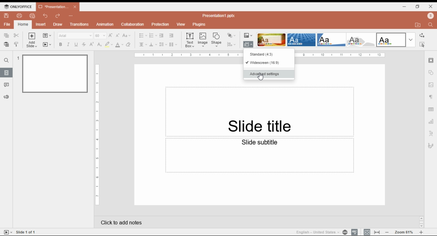 The image size is (437, 236). What do you see at coordinates (58, 7) in the screenshot?
I see `*Presentation1` at bounding box center [58, 7].